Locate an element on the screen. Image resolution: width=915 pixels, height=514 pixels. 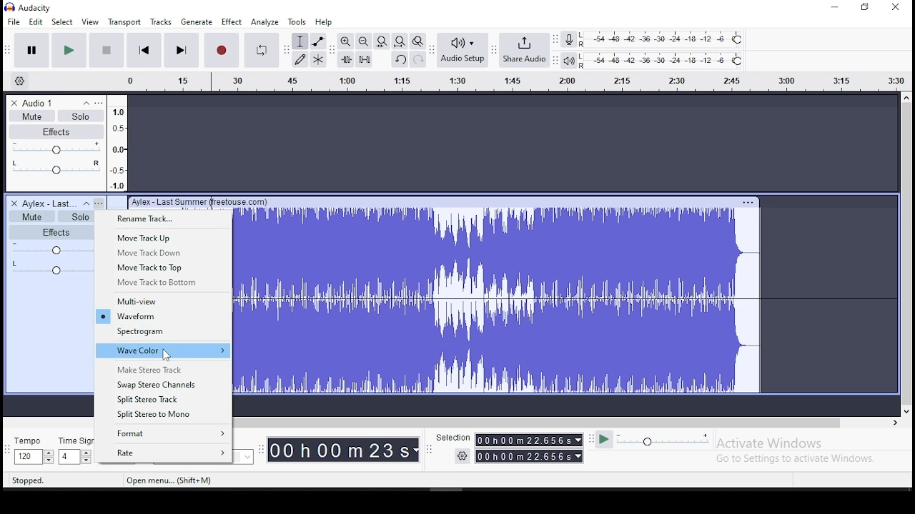
spectogram is located at coordinates (163, 333).